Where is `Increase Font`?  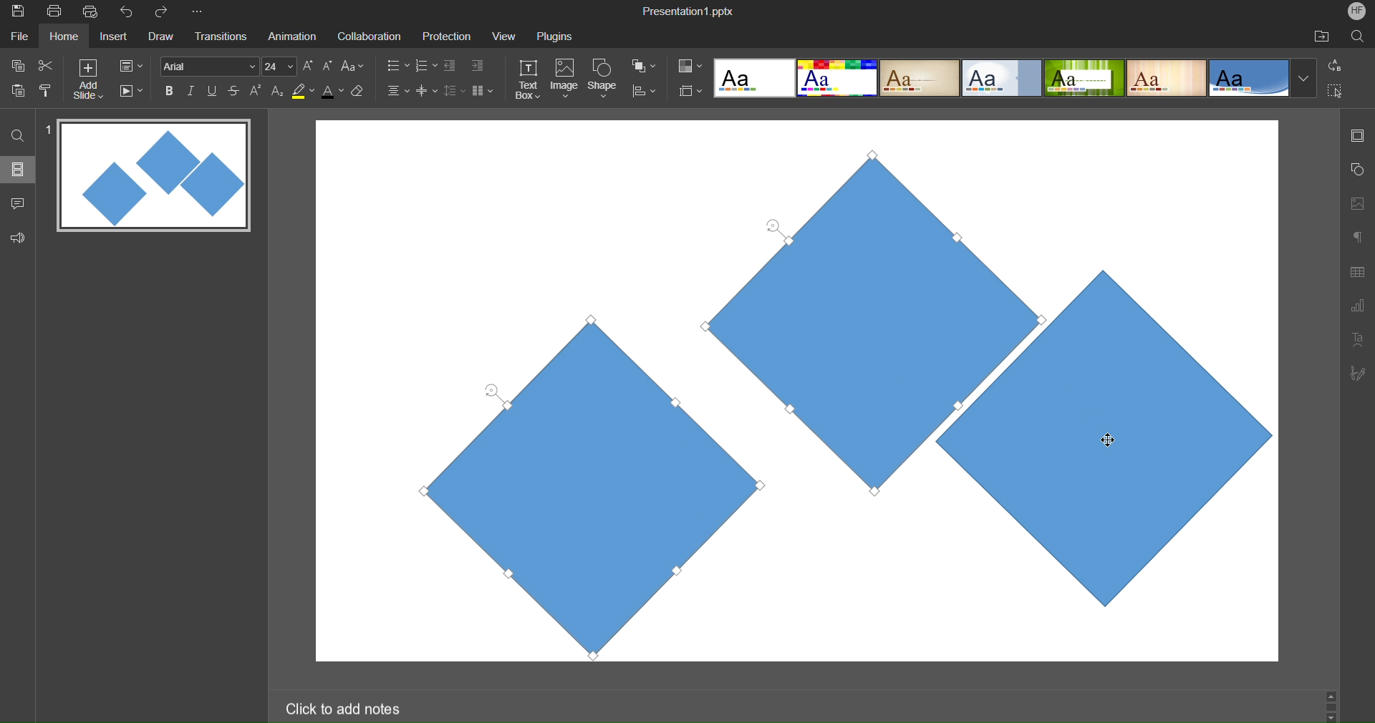
Increase Font is located at coordinates (309, 66).